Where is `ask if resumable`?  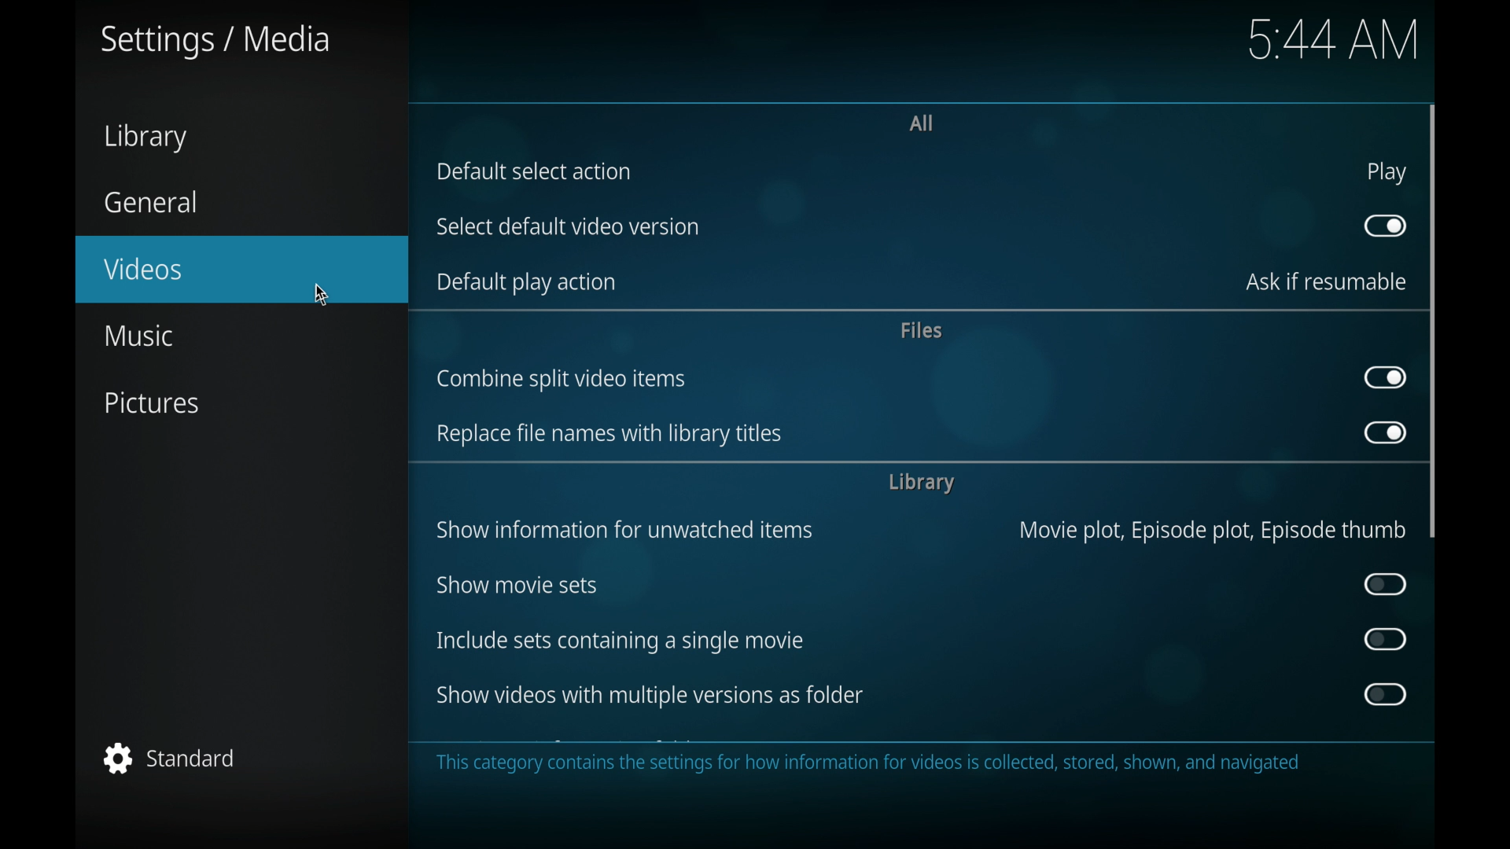 ask if resumable is located at coordinates (1326, 281).